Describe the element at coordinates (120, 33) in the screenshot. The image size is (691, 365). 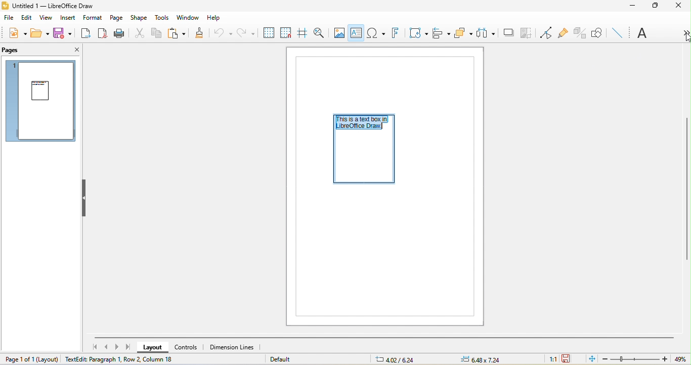
I see `print` at that location.